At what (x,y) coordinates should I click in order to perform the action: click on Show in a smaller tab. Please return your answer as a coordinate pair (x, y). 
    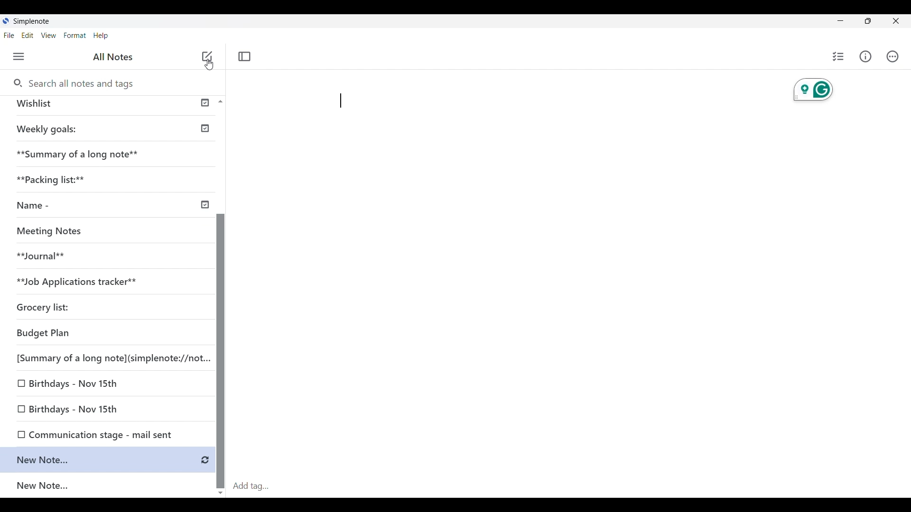
    Looking at the image, I should click on (868, 21).